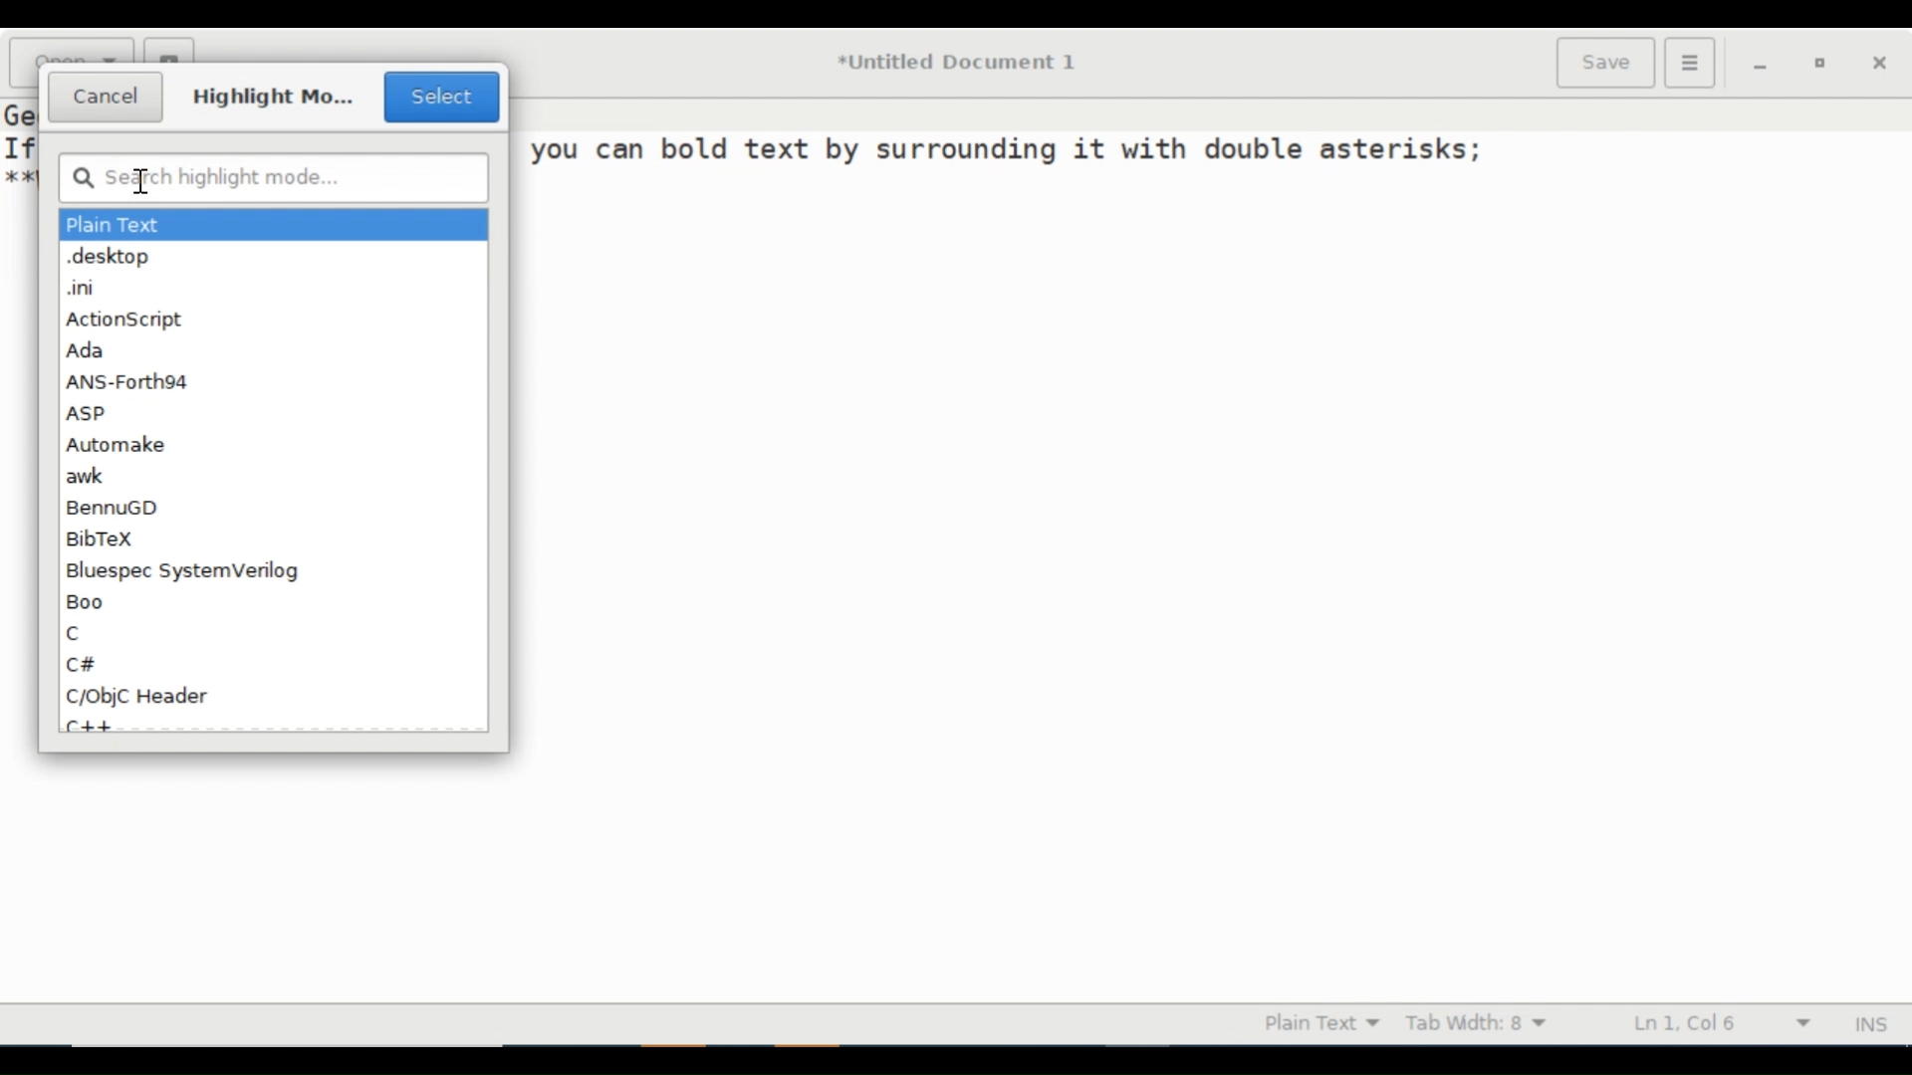 The height and width of the screenshot is (1075, 1912). I want to click on Tab Width, so click(1492, 1023).